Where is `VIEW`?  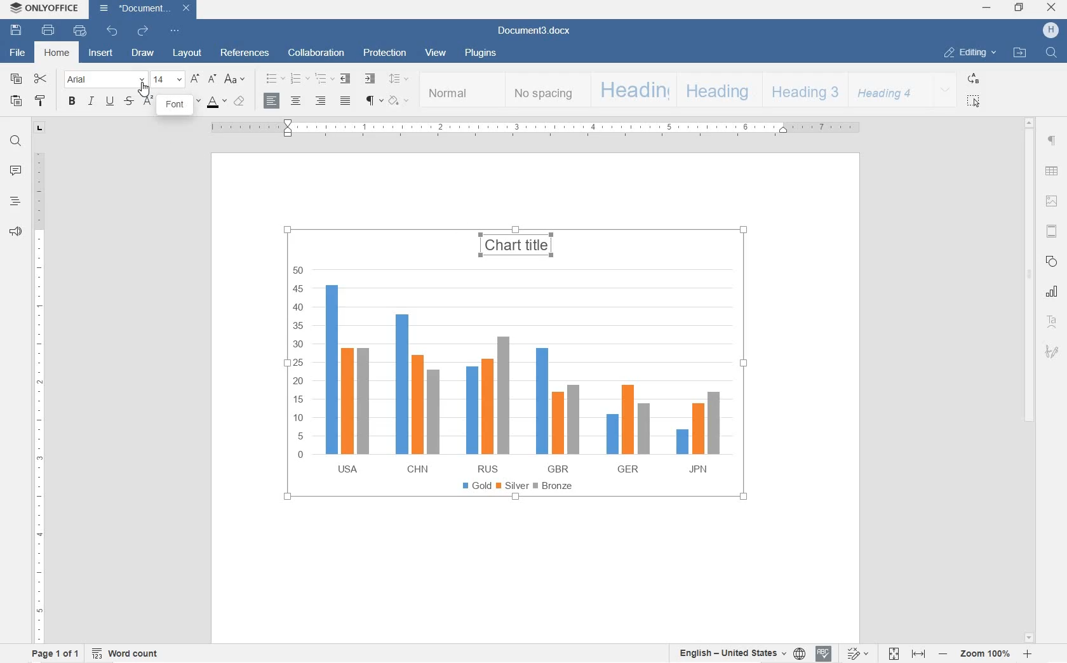 VIEW is located at coordinates (437, 54).